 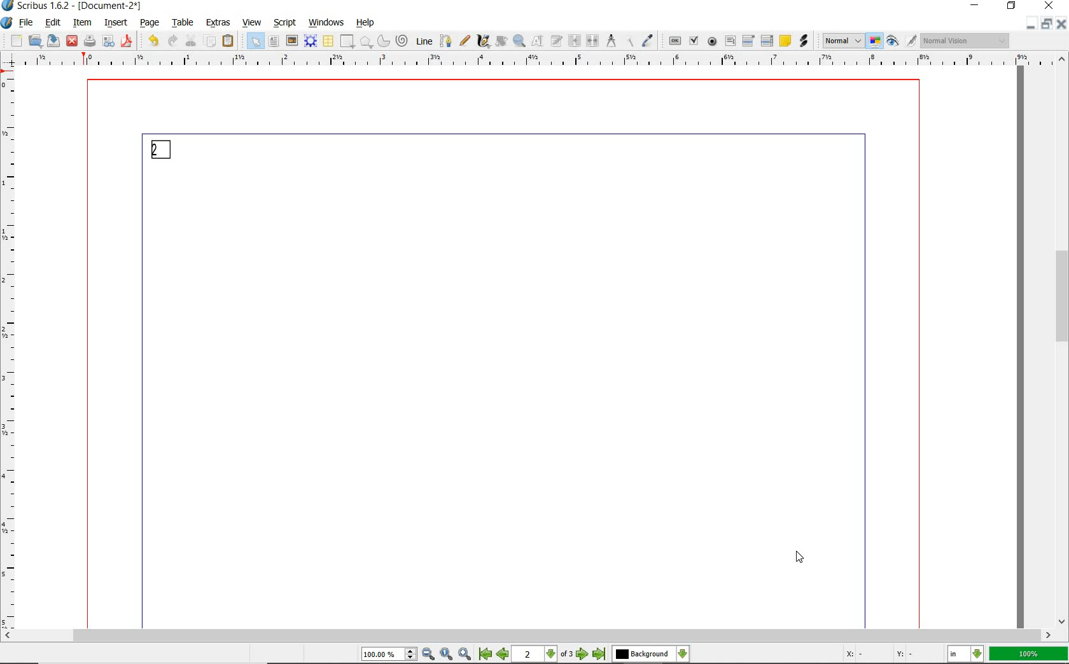 What do you see at coordinates (484, 41) in the screenshot?
I see `calligraphic line` at bounding box center [484, 41].